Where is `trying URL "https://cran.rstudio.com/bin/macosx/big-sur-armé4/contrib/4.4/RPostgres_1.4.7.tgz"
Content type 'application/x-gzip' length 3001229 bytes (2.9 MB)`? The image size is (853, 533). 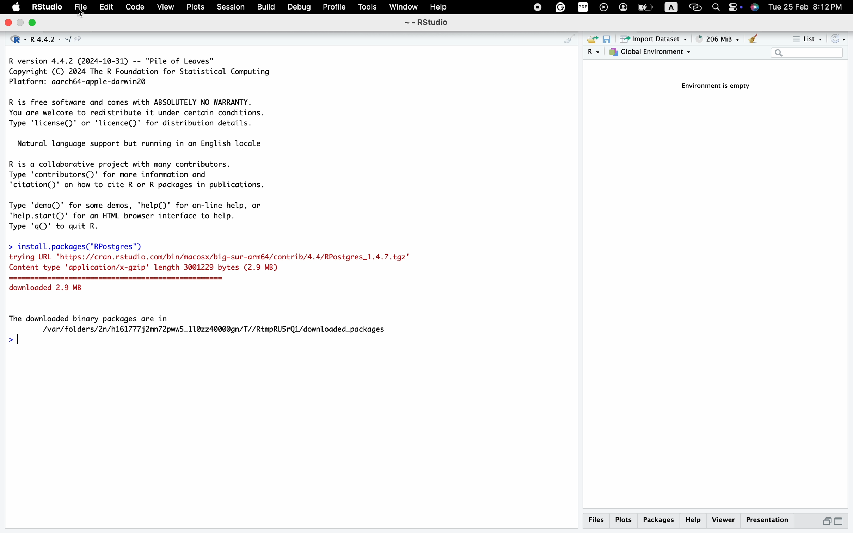
trying URL "https://cran.rstudio.com/bin/macosx/big-sur-armé4/contrib/4.4/RPostgres_1.4.7.tgz"
Content type 'application/x-gzip' length 3001229 bytes (2.9 MB) is located at coordinates (212, 263).